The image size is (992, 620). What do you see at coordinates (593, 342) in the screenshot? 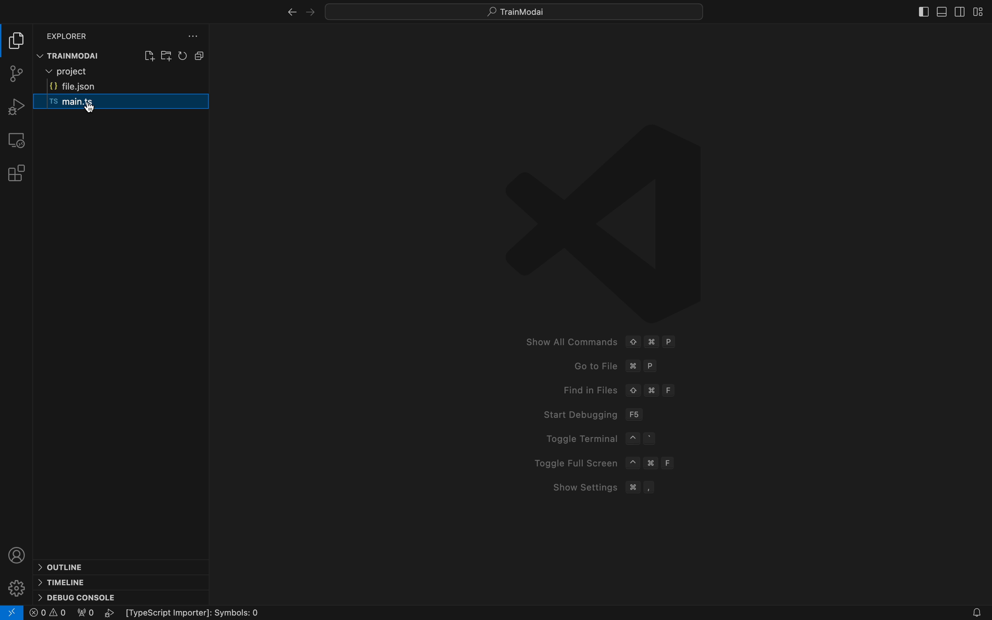
I see `Show All Commands ¢ ¥ P` at bounding box center [593, 342].